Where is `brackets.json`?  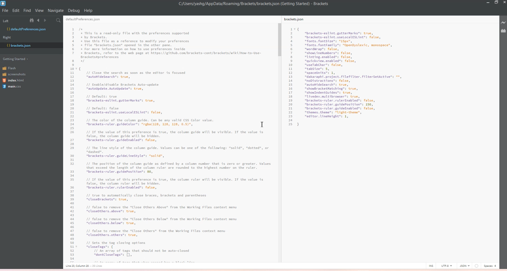 brackets.json is located at coordinates (297, 20).